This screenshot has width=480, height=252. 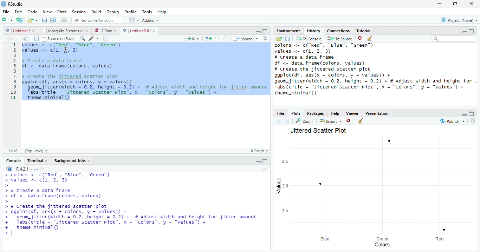 What do you see at coordinates (340, 39) in the screenshot?
I see `To Source` at bounding box center [340, 39].